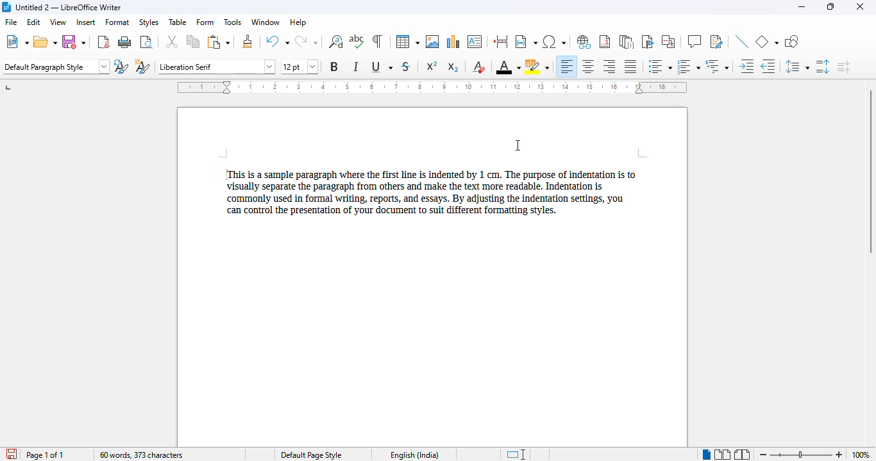 This screenshot has width=876, height=461. I want to click on styles, so click(148, 22).